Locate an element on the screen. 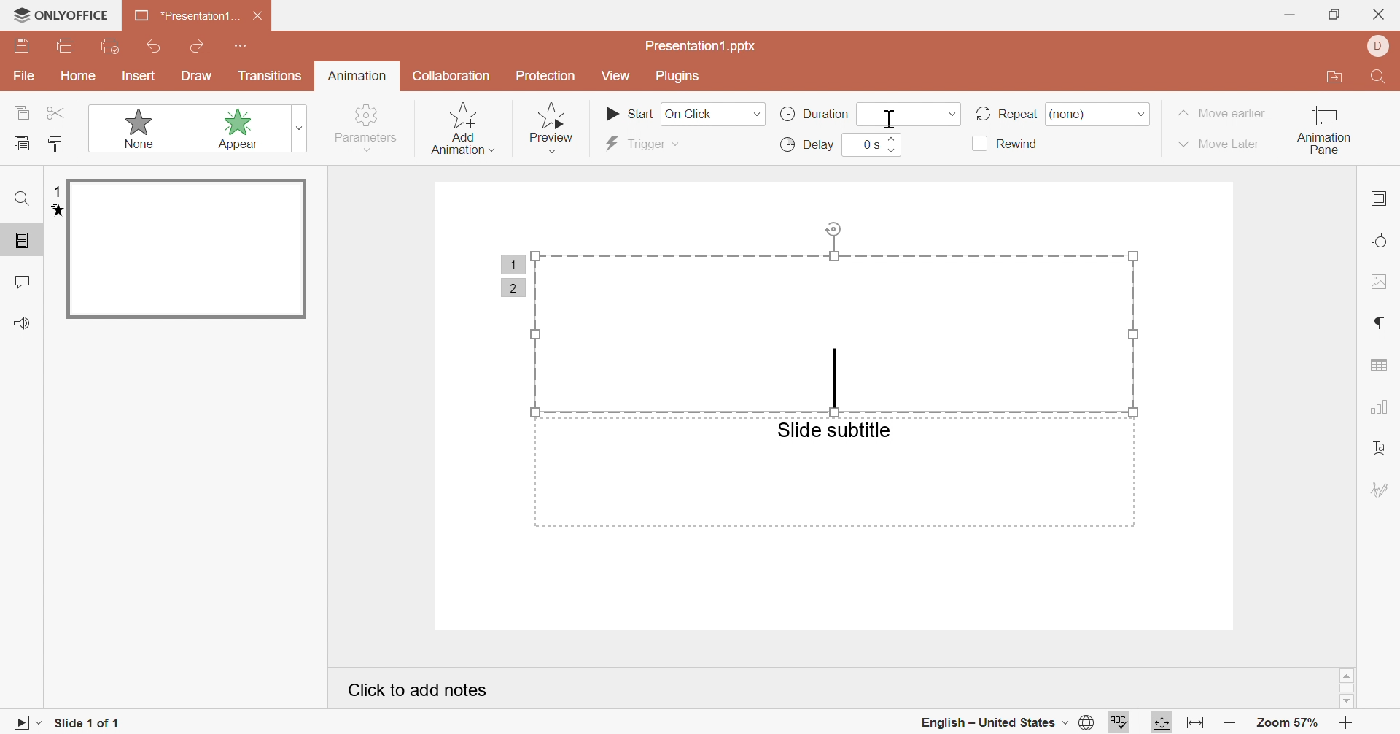 This screenshot has width=1400, height=734. undo is located at coordinates (154, 46).